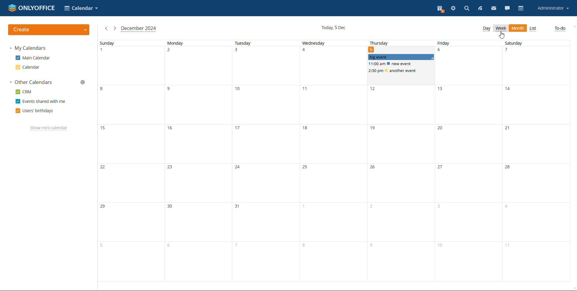  I want to click on other calendars, so click(31, 82).